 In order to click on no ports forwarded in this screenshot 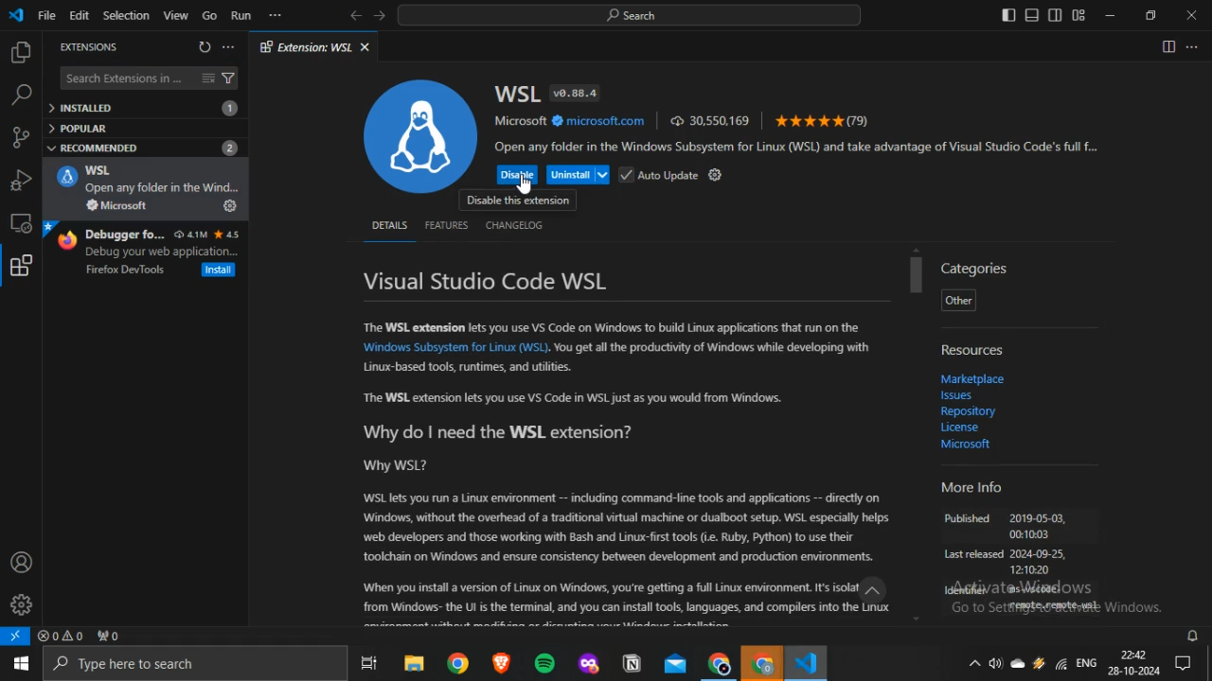, I will do `click(109, 636)`.